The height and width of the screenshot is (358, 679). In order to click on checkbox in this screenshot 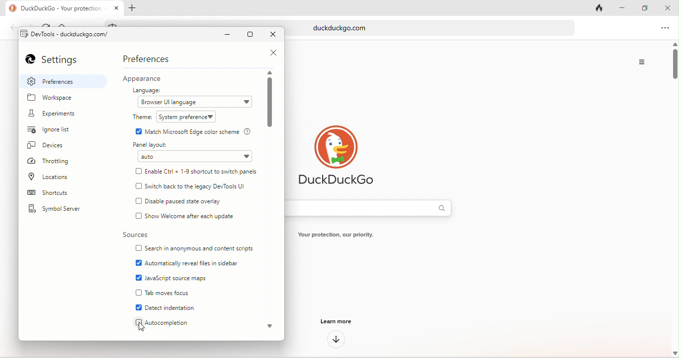, I will do `click(138, 172)`.